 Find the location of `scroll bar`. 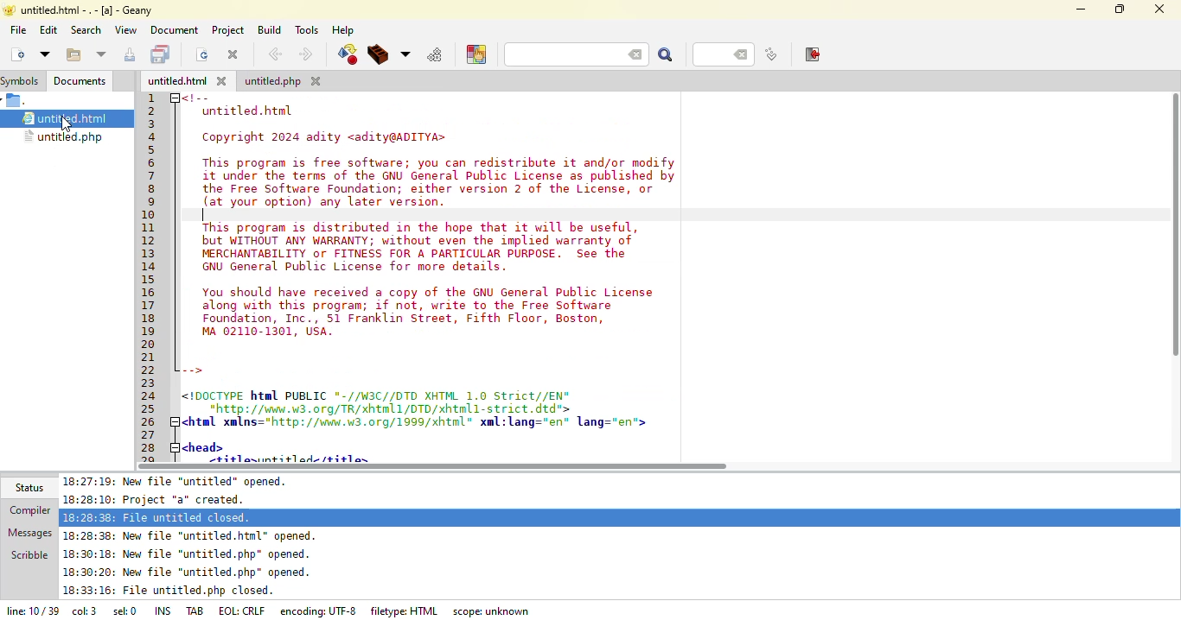

scroll bar is located at coordinates (437, 466).